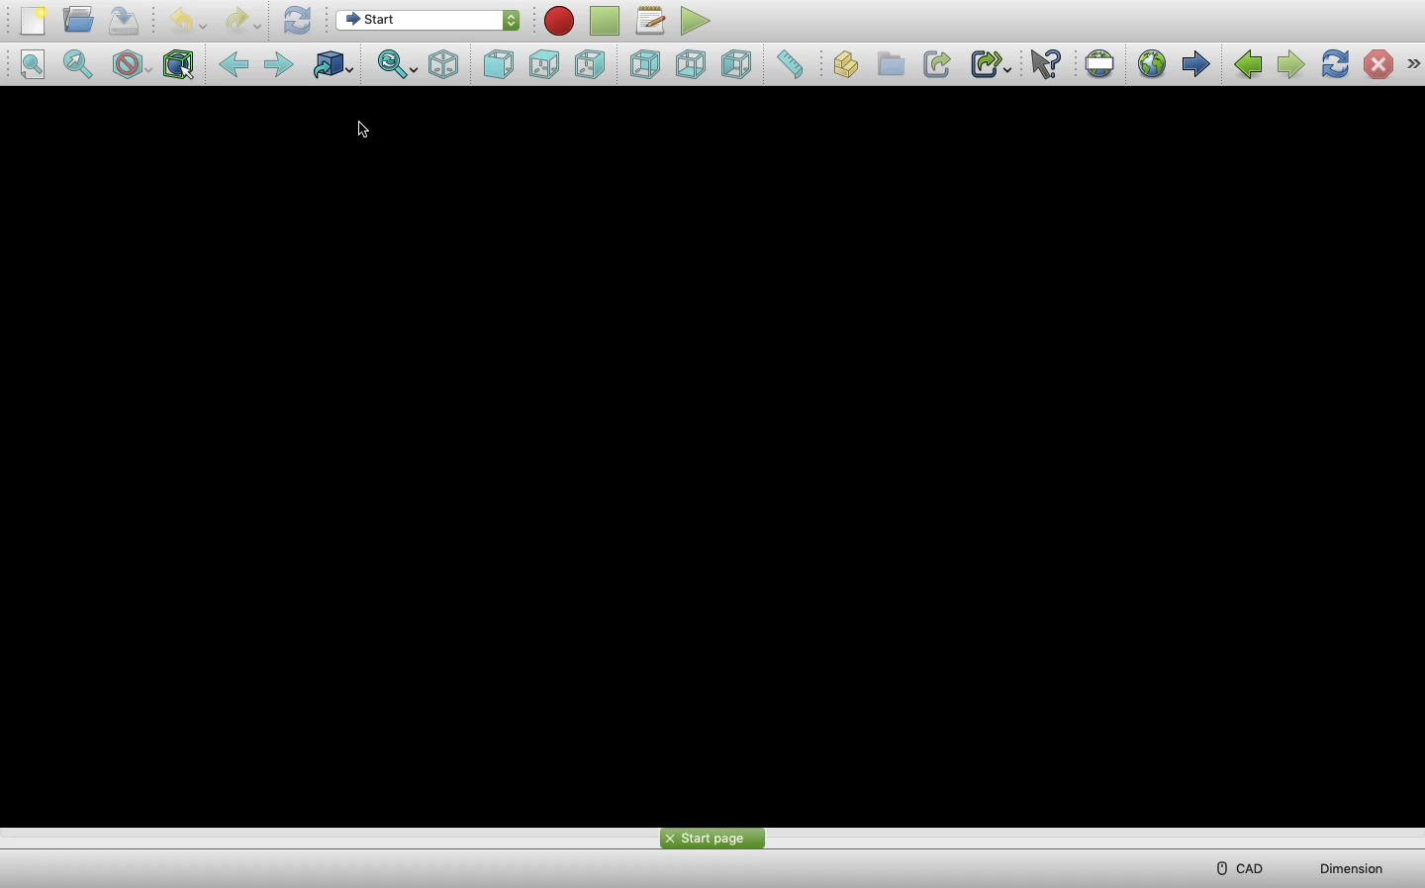 The image size is (1425, 888). What do you see at coordinates (427, 21) in the screenshot?
I see `Start` at bounding box center [427, 21].